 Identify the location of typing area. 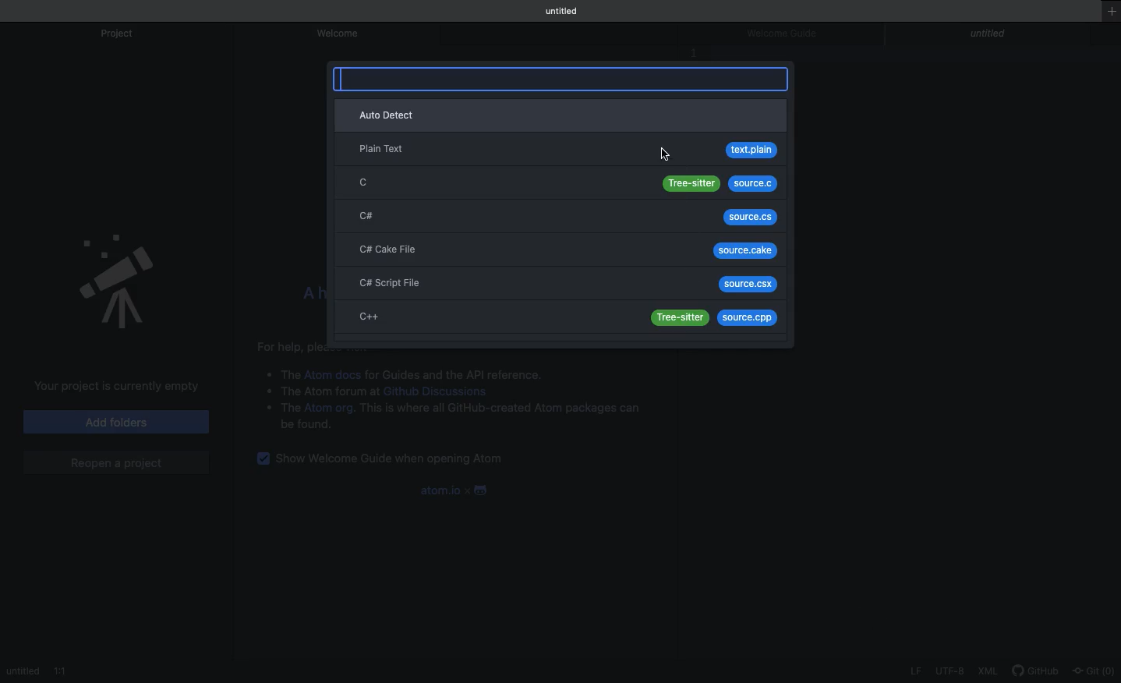
(564, 79).